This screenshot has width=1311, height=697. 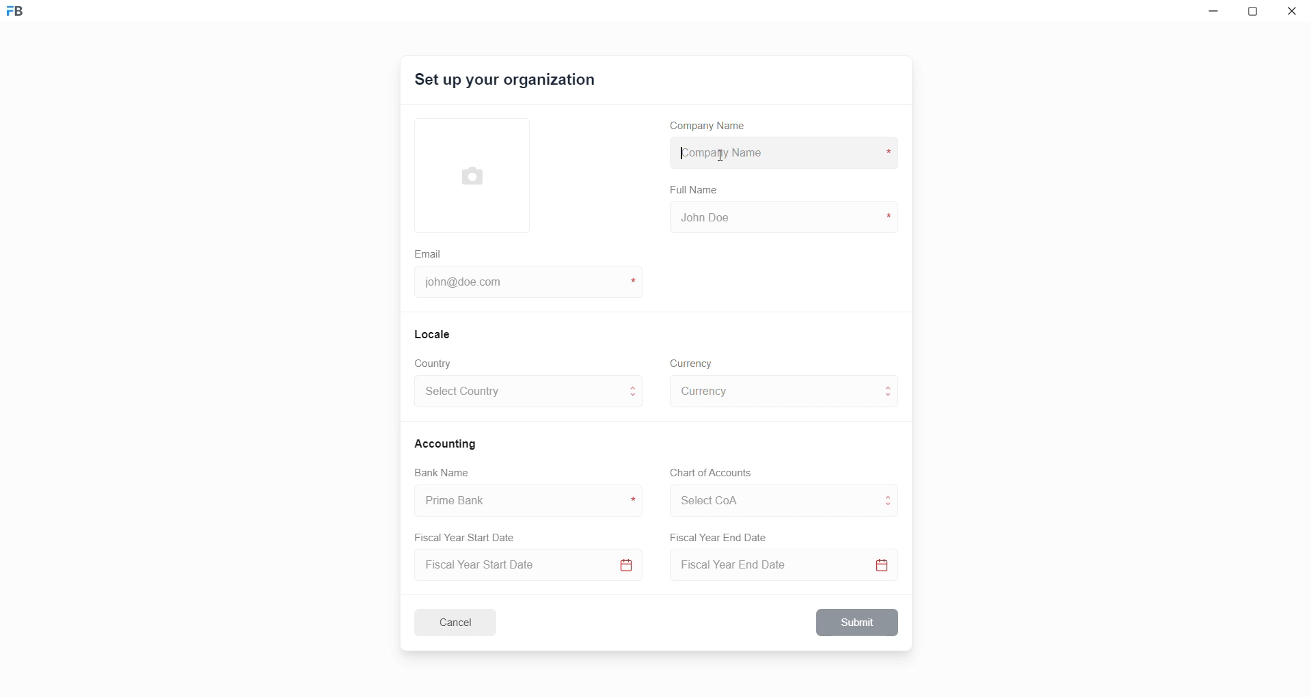 I want to click on move to below currency, so click(x=891, y=398).